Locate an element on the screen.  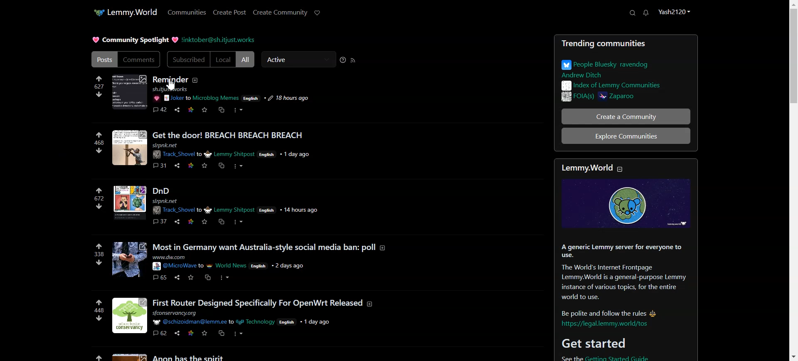
English is located at coordinates (250, 98).